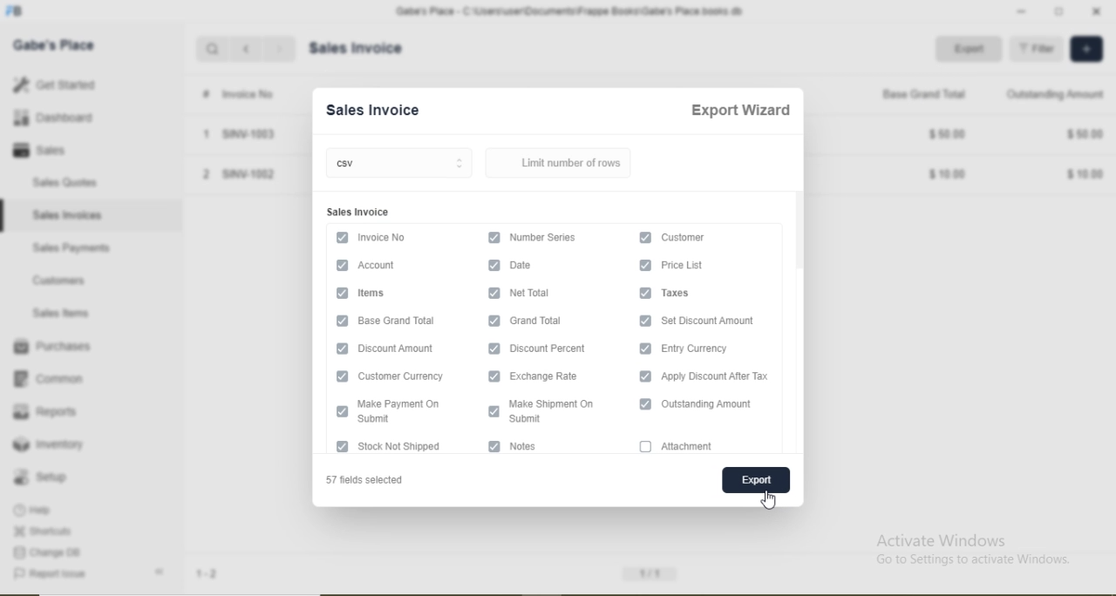 The height and width of the screenshot is (596, 1116). I want to click on Gabe's Place, so click(56, 44).